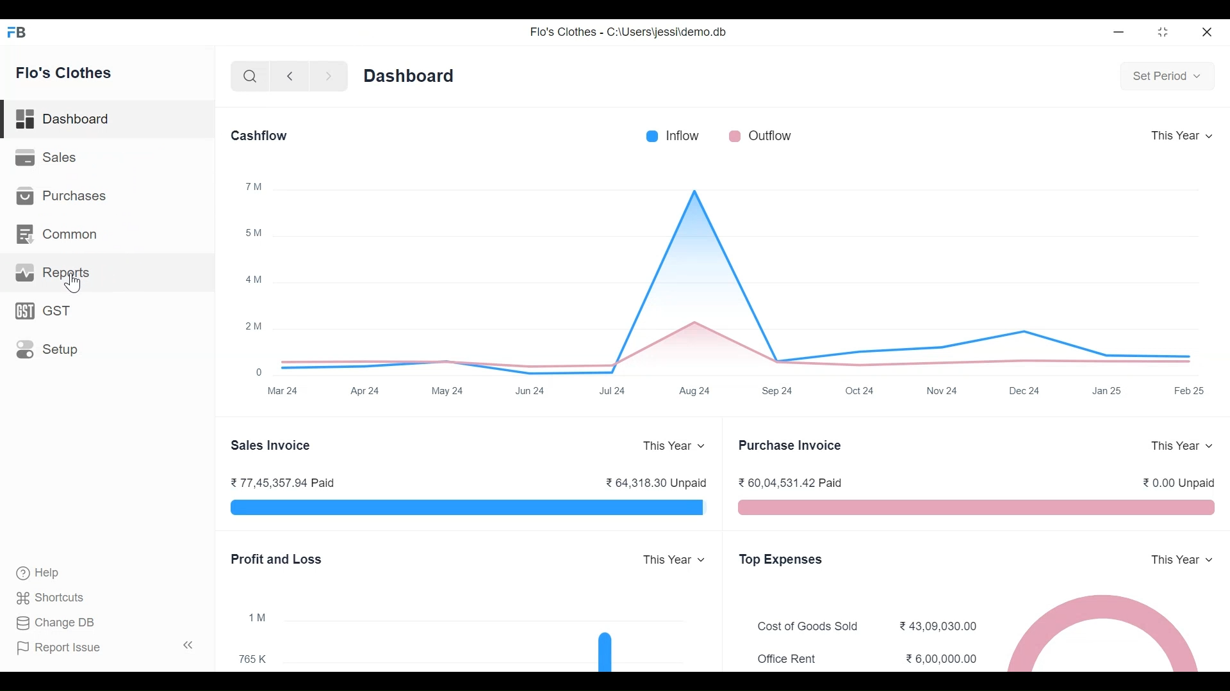  I want to click on Purchase Invoice, so click(792, 446).